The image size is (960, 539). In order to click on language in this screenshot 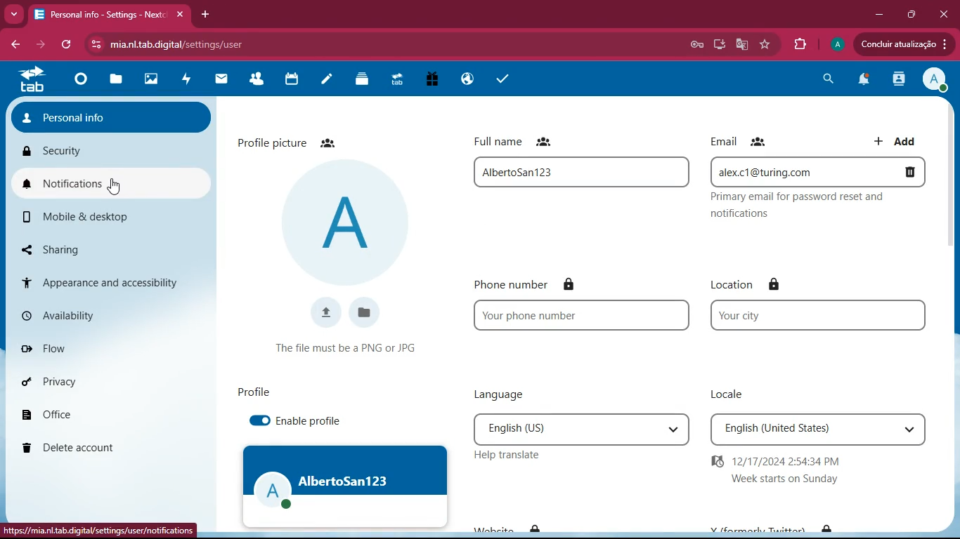, I will do `click(507, 394)`.